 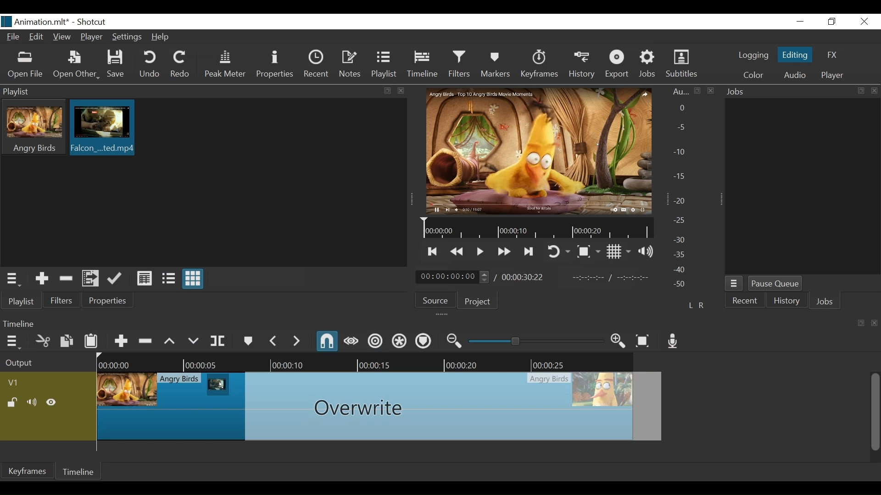 What do you see at coordinates (43, 23) in the screenshot?
I see `Project Name` at bounding box center [43, 23].